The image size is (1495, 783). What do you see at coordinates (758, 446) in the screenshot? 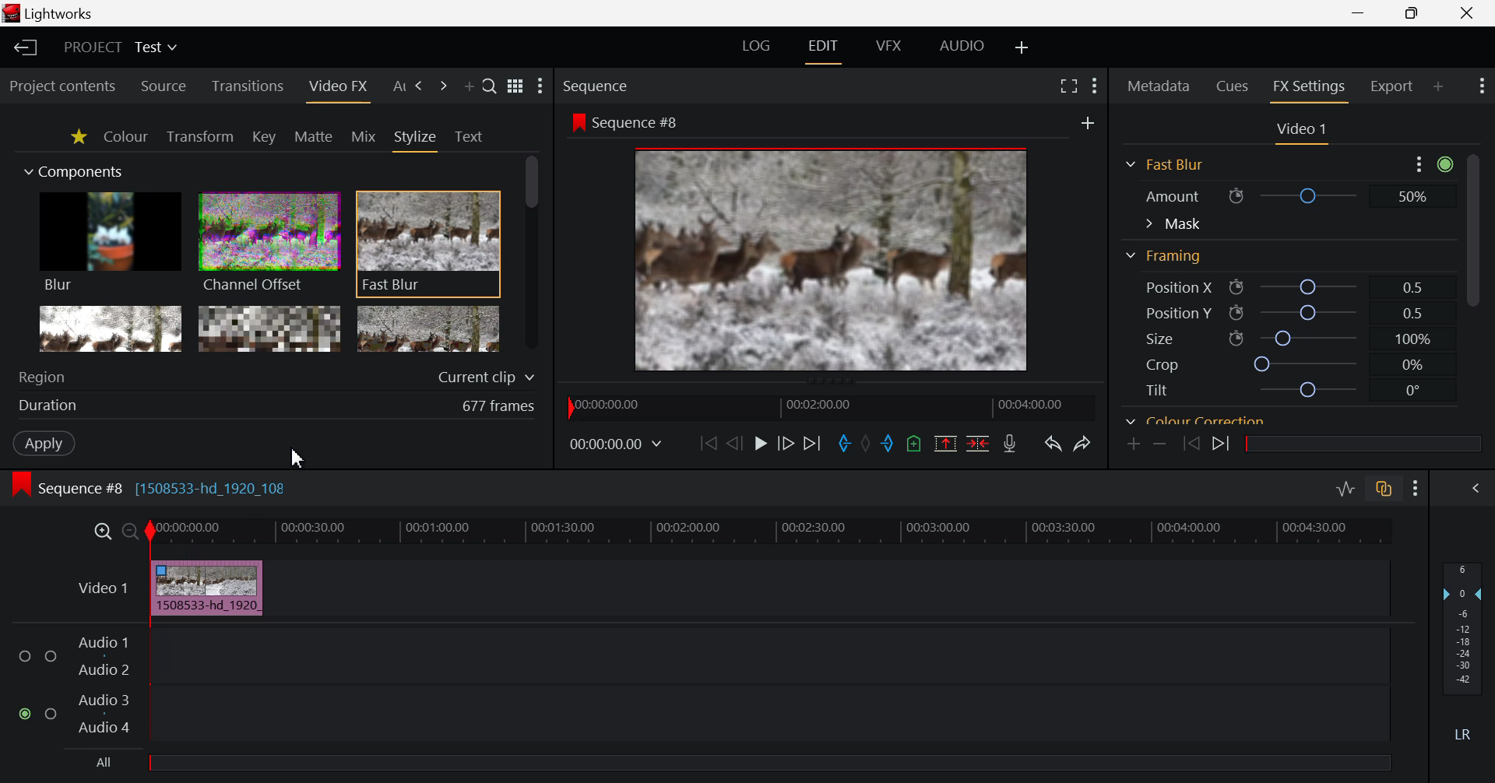
I see `Play` at bounding box center [758, 446].